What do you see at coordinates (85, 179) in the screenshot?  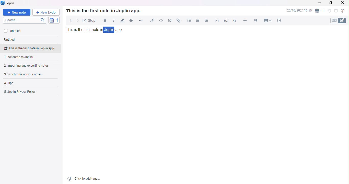 I see `Add tags` at bounding box center [85, 179].